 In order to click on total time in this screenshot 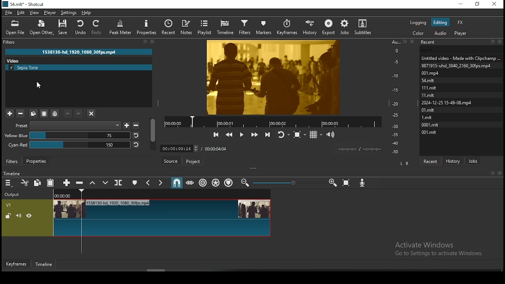, I will do `click(216, 148)`.